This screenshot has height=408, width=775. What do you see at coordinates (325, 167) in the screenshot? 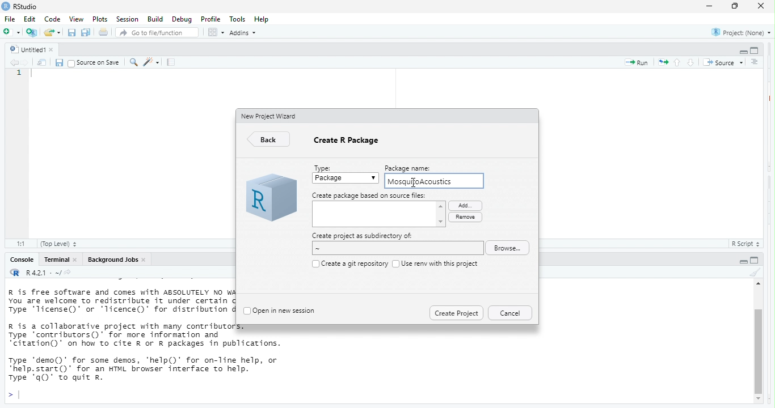
I see `Type` at bounding box center [325, 167].